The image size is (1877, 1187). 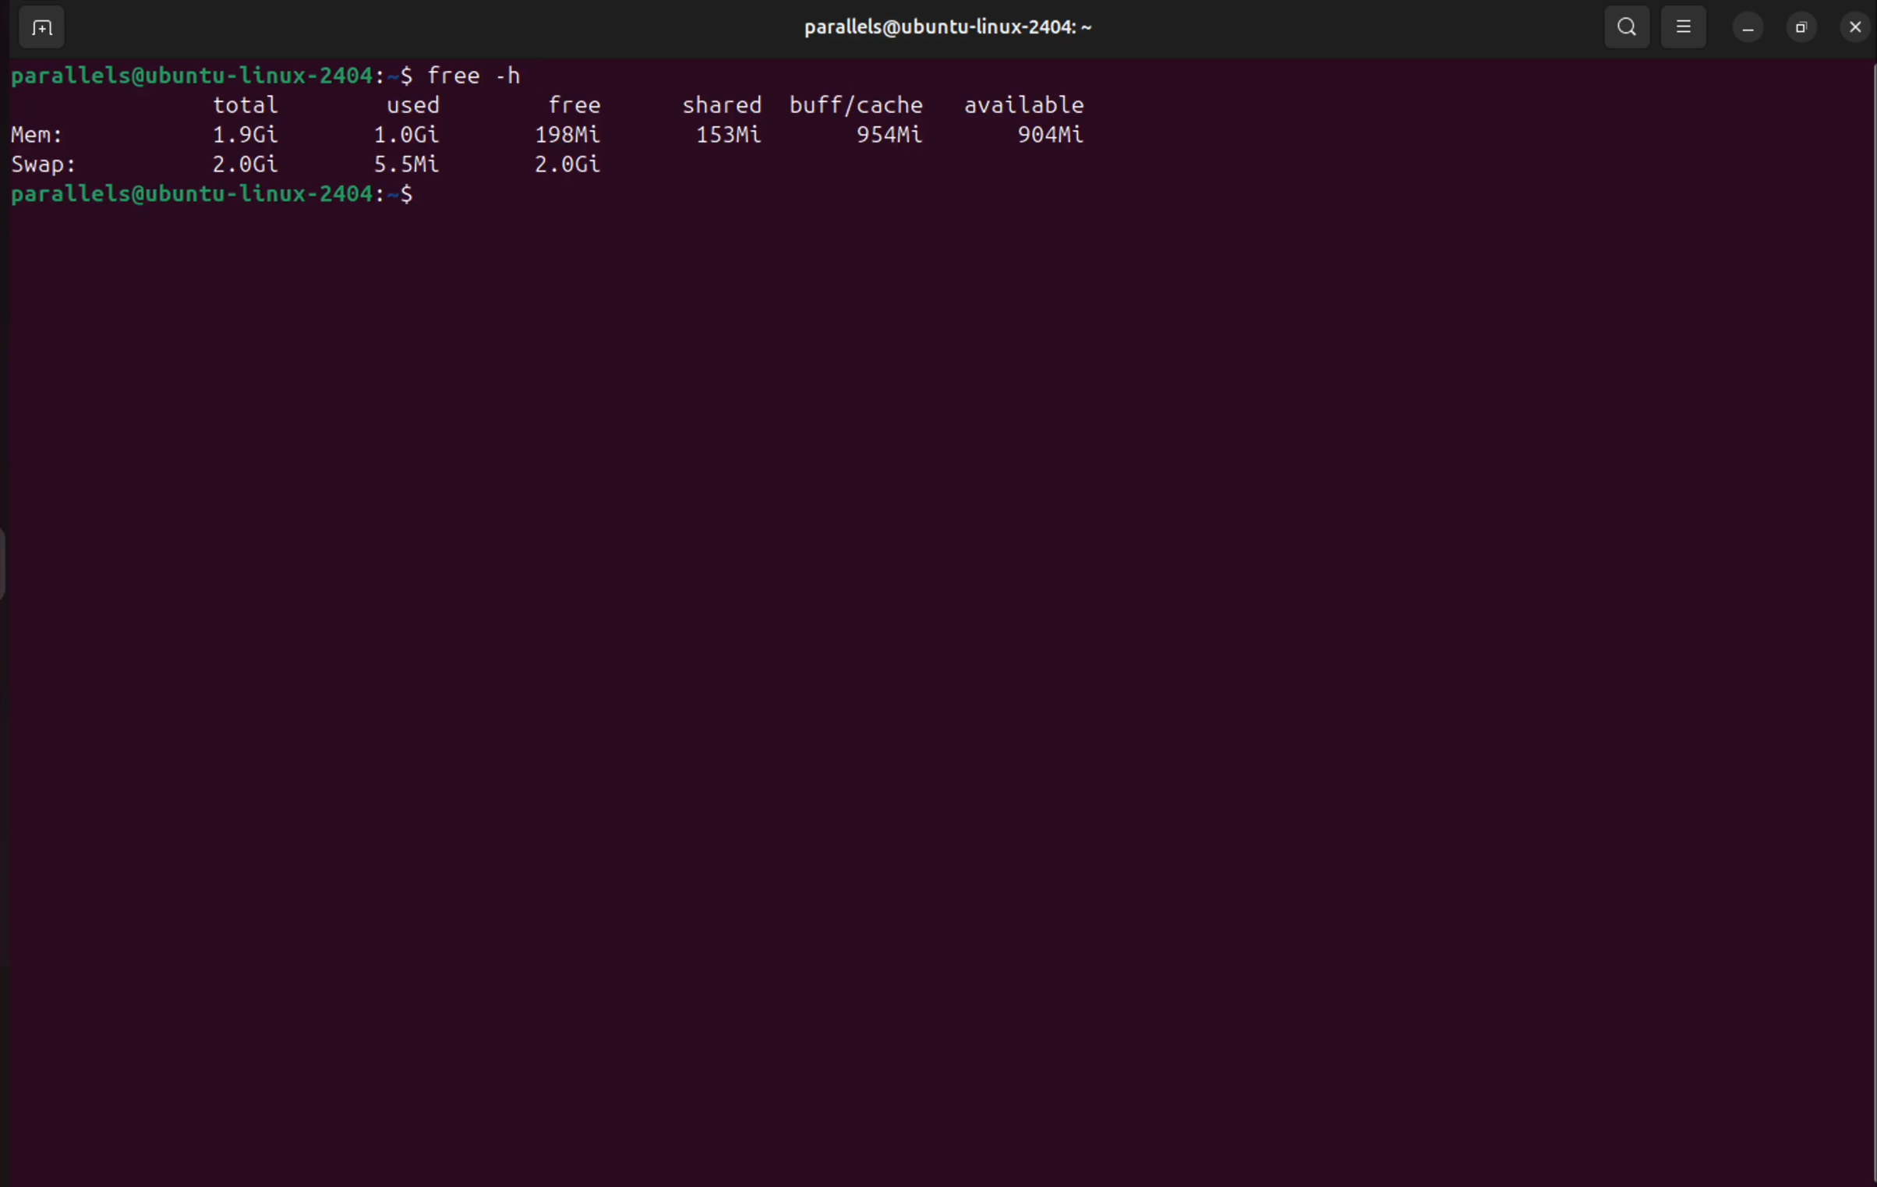 I want to click on free, so click(x=574, y=99).